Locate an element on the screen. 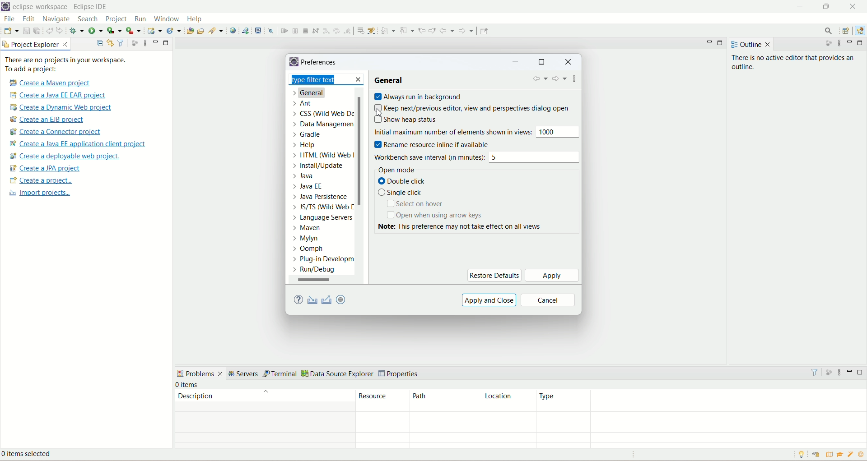  create a Java EE ER project is located at coordinates (60, 95).